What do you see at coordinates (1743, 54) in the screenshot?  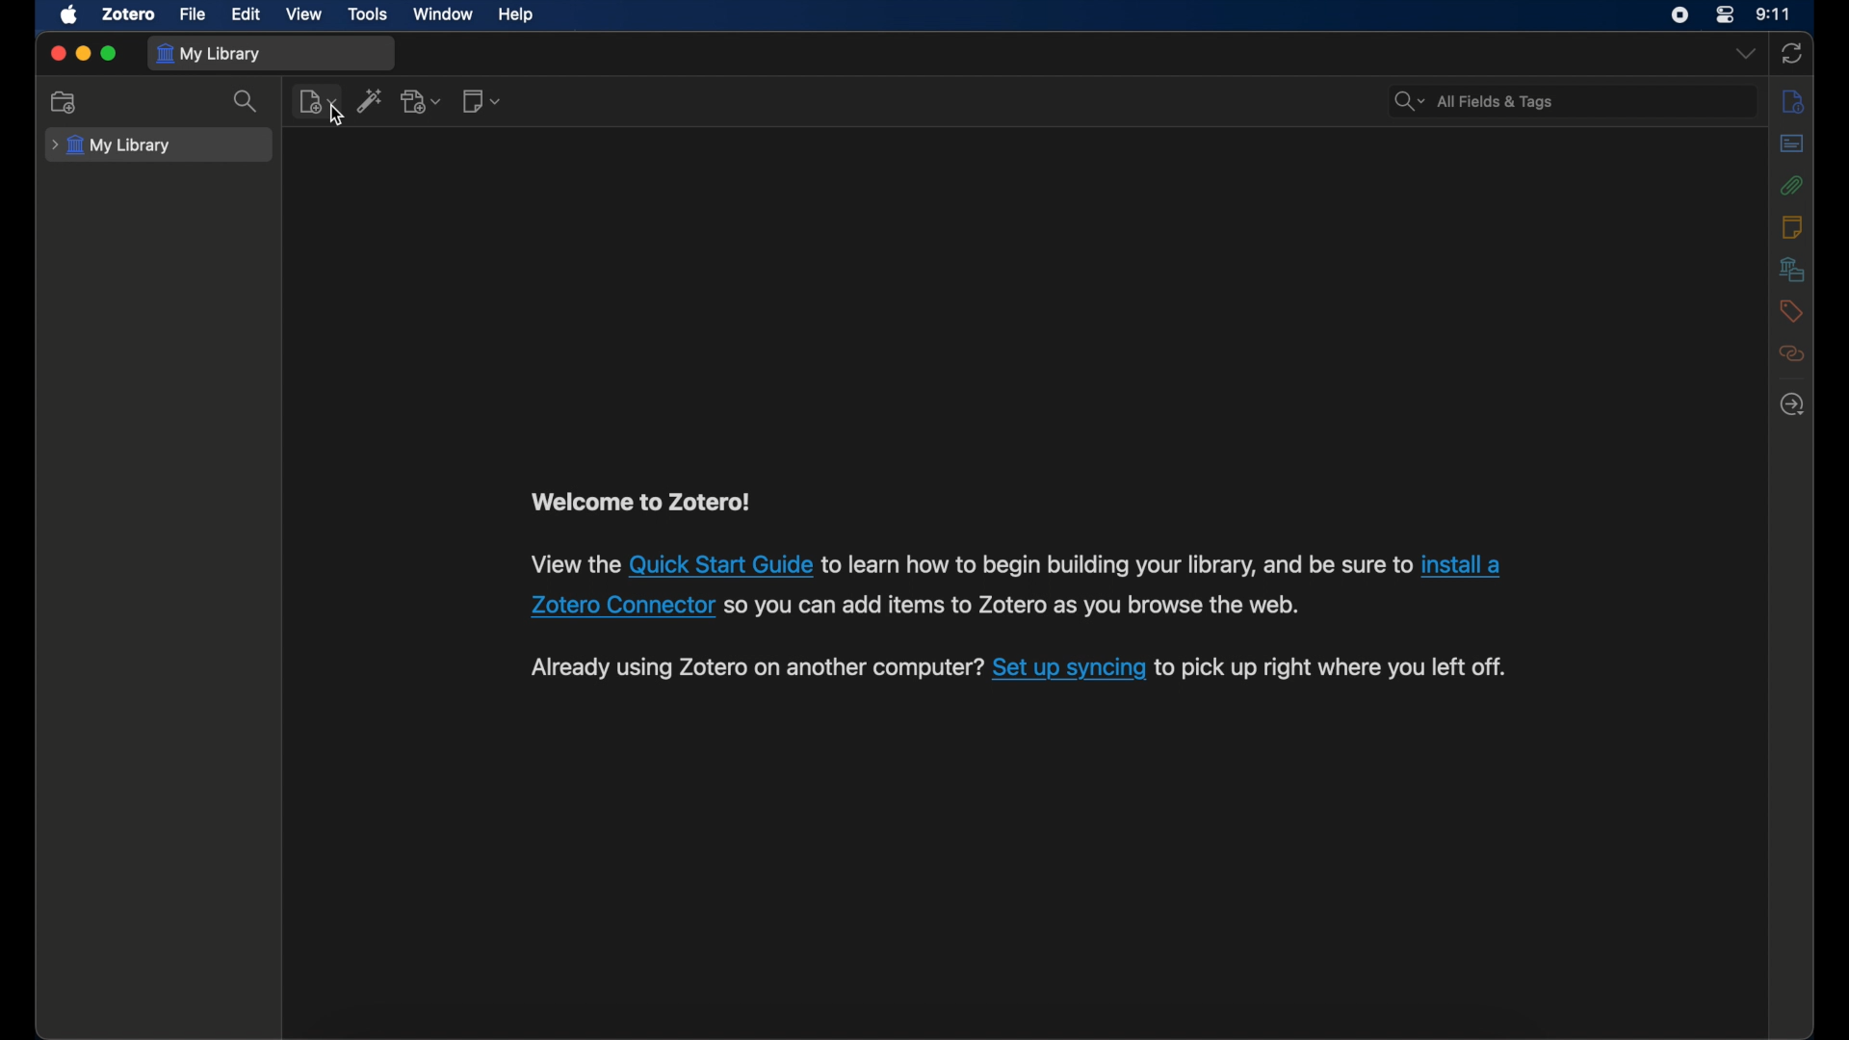 I see `dropdown` at bounding box center [1743, 54].